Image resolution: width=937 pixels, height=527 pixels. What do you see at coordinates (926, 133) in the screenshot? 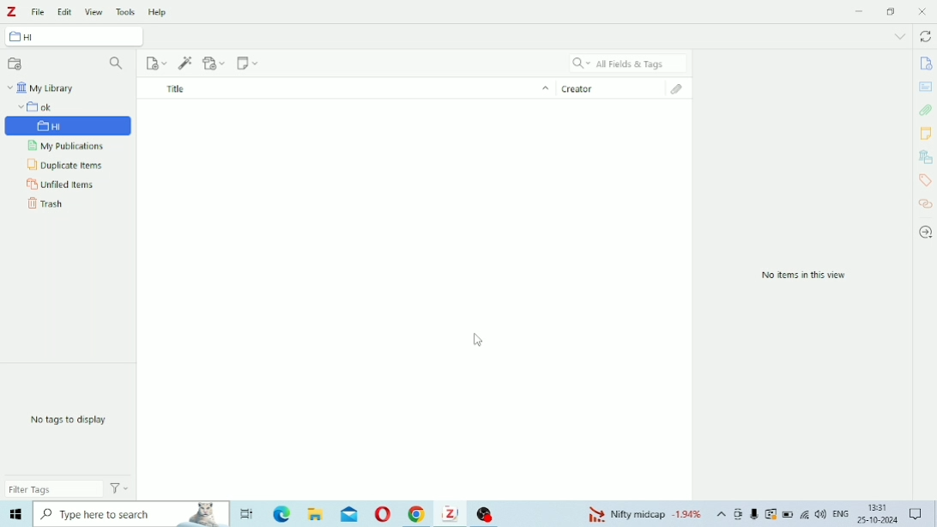
I see `Notes` at bounding box center [926, 133].